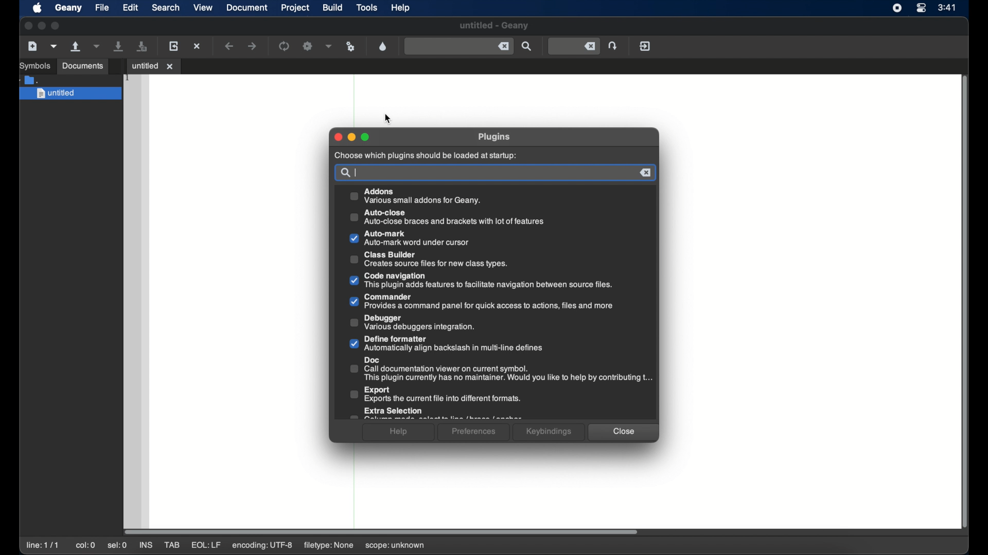  Describe the element at coordinates (128, 78) in the screenshot. I see `1` at that location.